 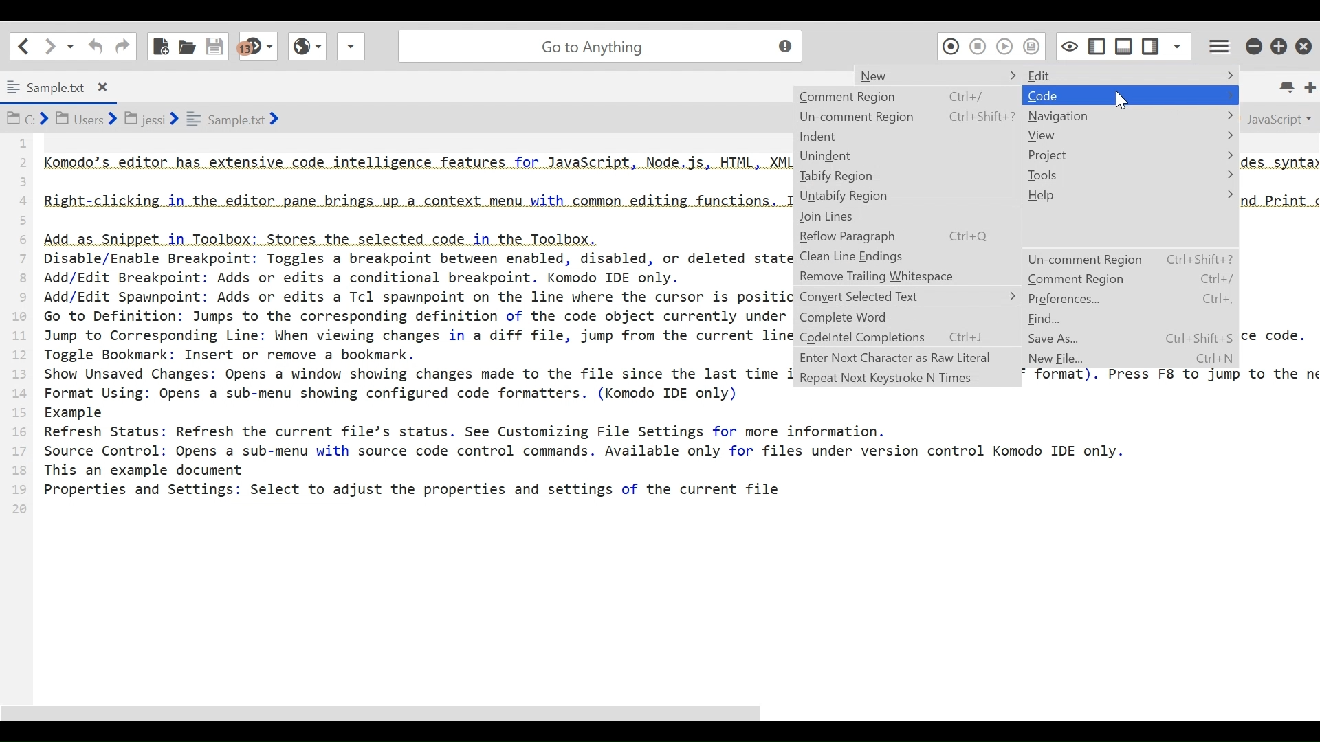 What do you see at coordinates (1130, 115) in the screenshot?
I see `Navigation` at bounding box center [1130, 115].